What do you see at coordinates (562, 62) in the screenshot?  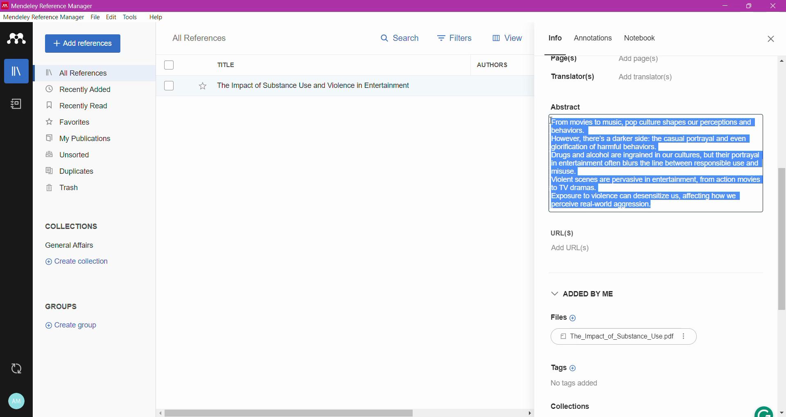 I see `Page(s)` at bounding box center [562, 62].